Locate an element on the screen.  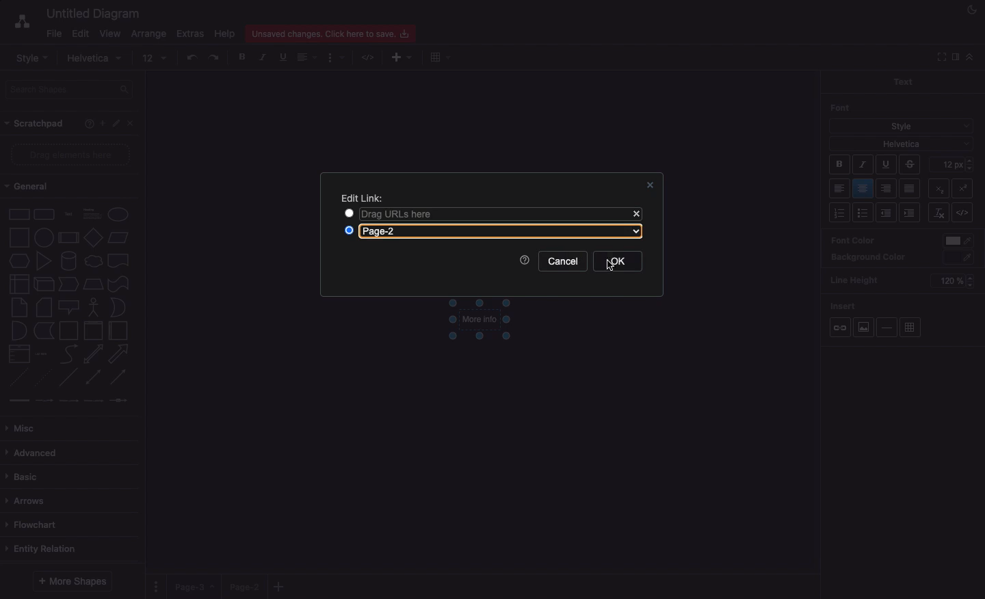
Extras is located at coordinates (191, 34).